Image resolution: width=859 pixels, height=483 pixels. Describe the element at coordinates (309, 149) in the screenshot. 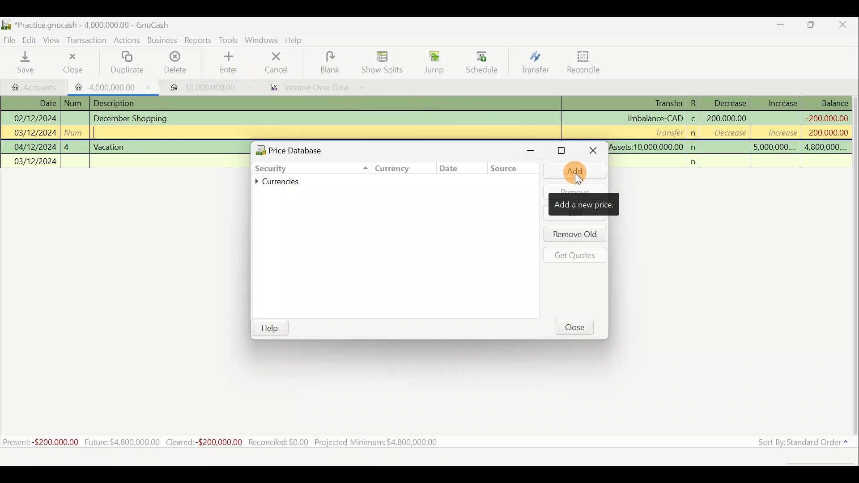

I see `Price database` at that location.